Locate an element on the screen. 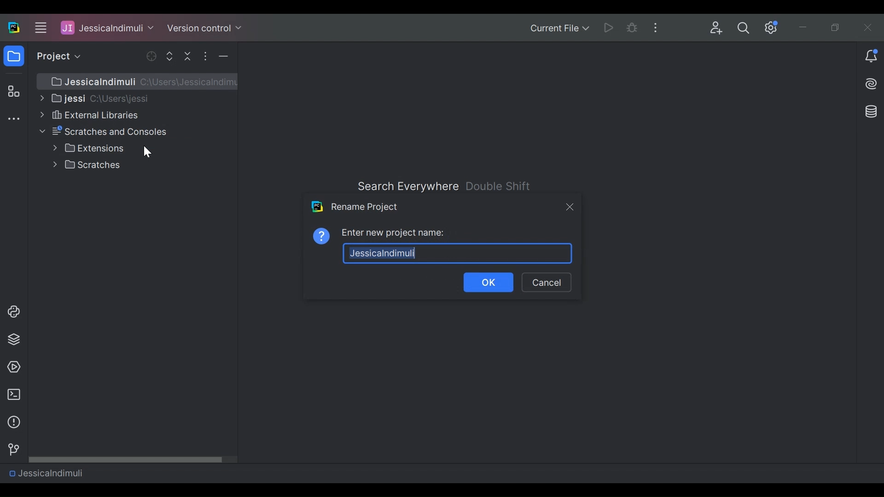 The height and width of the screenshot is (497, 884). Run is located at coordinates (610, 27).